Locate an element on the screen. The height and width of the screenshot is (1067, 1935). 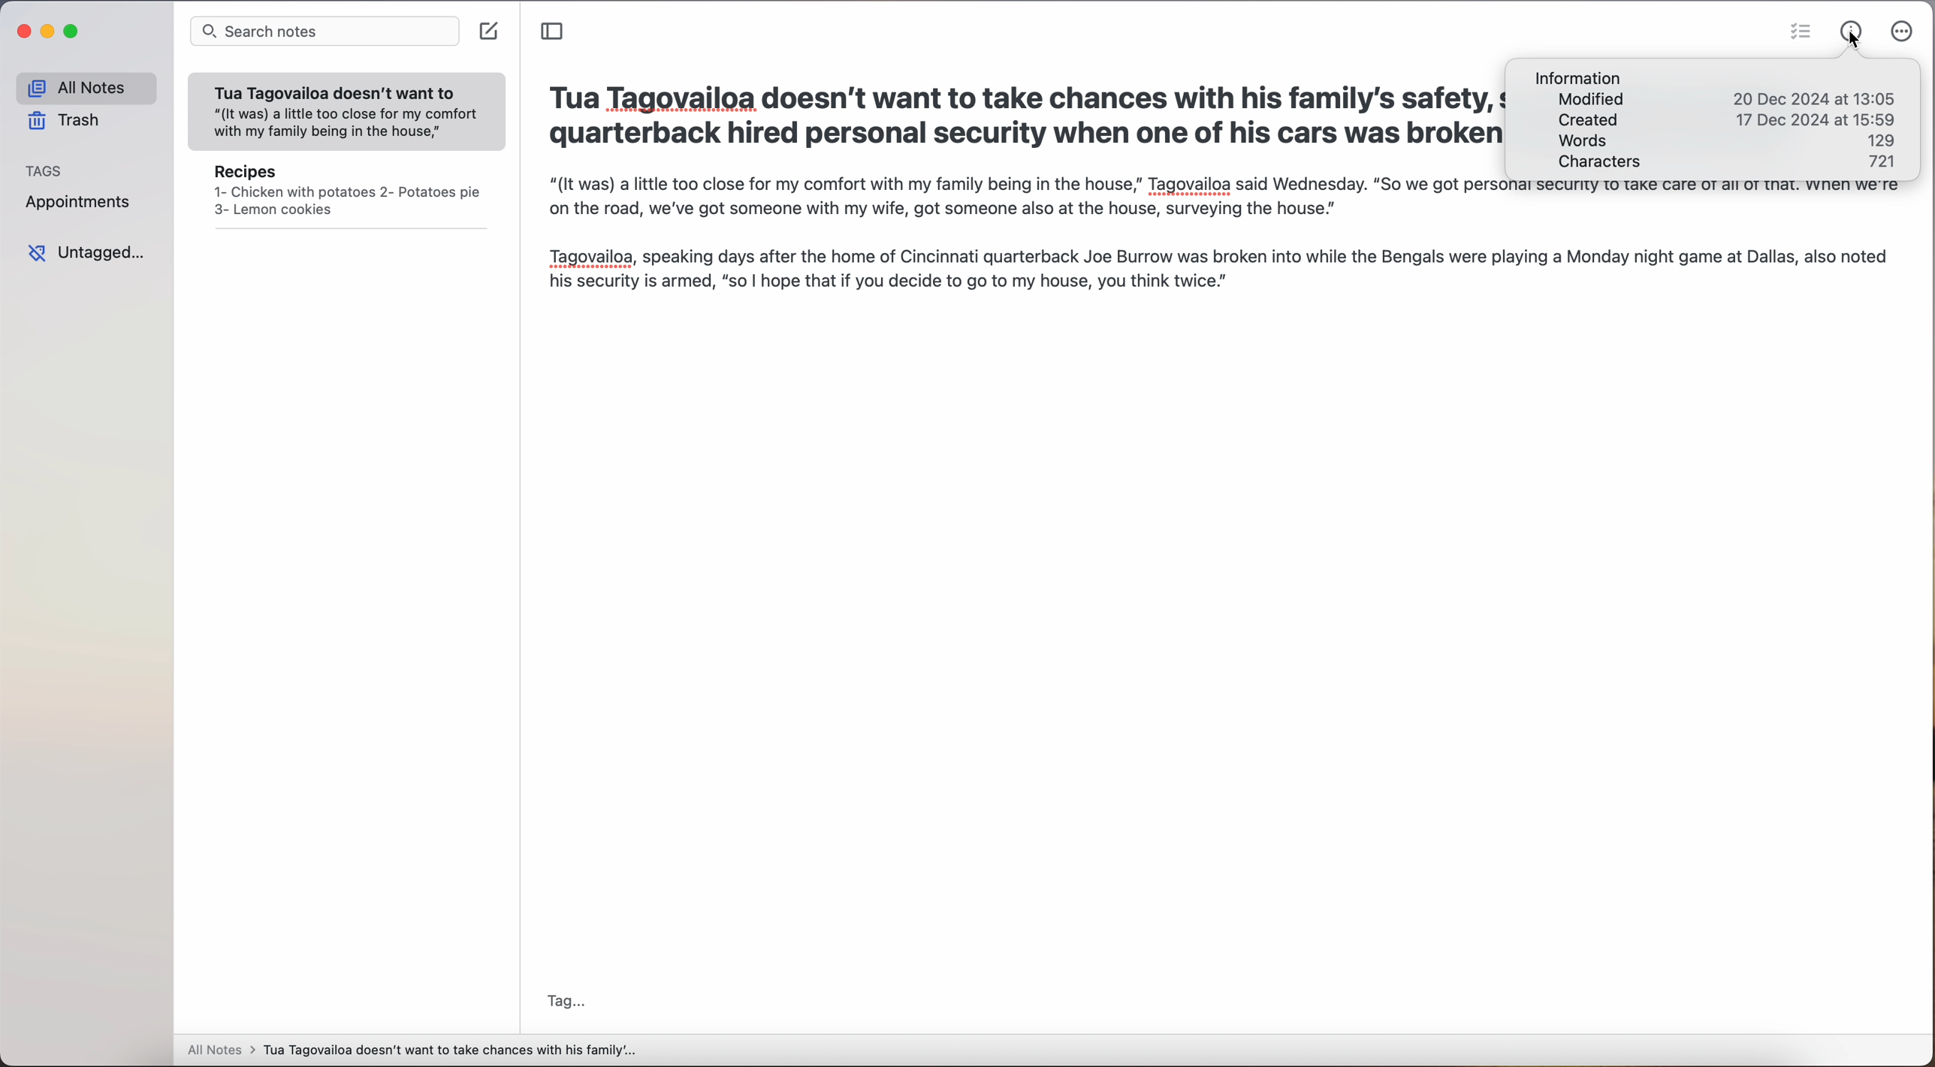
create note is located at coordinates (491, 32).